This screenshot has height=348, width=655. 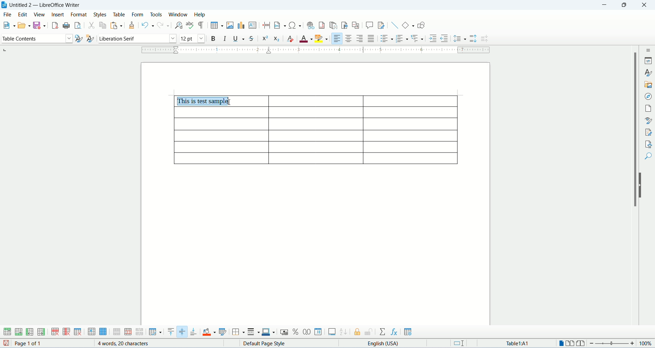 What do you see at coordinates (560, 343) in the screenshot?
I see `one page view` at bounding box center [560, 343].